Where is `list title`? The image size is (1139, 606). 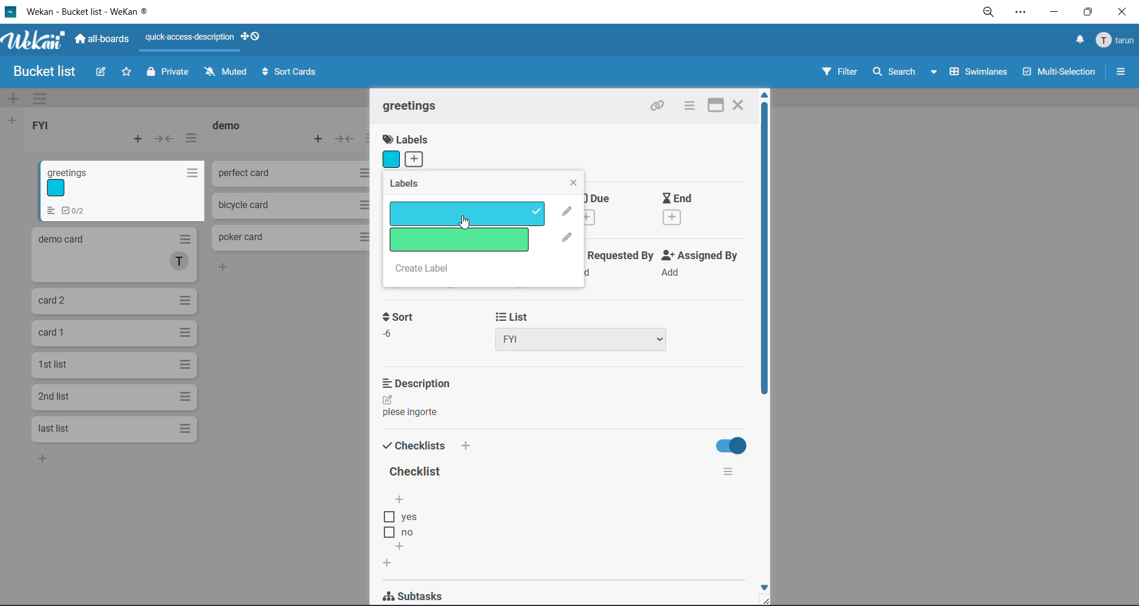 list title is located at coordinates (42, 125).